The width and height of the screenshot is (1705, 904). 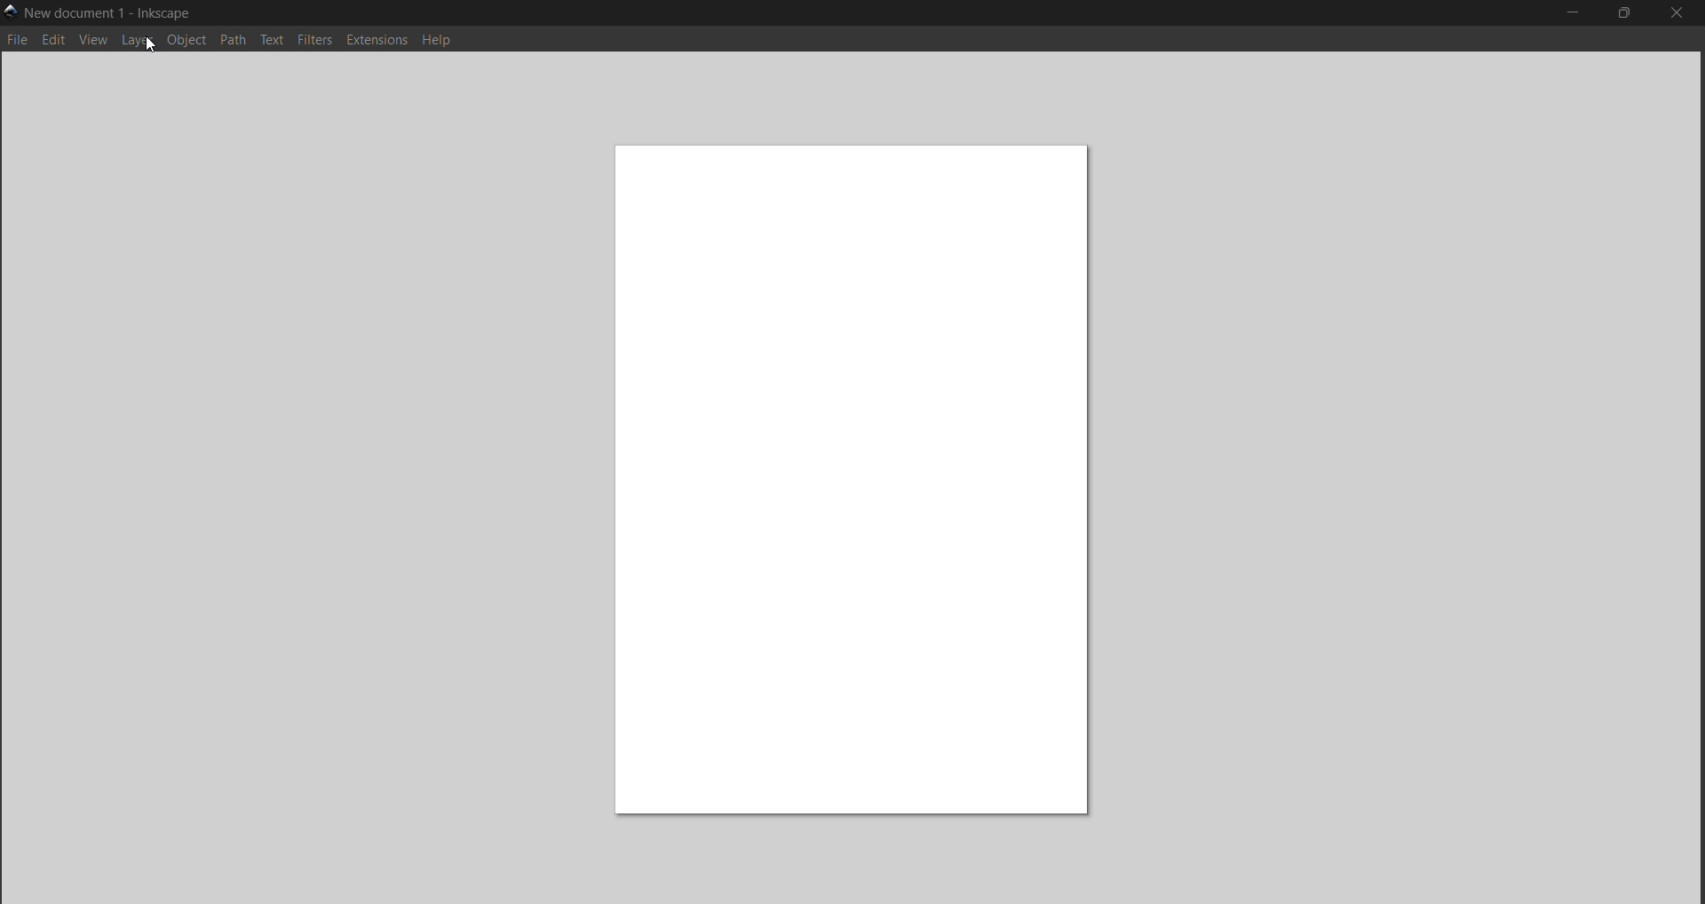 What do you see at coordinates (235, 41) in the screenshot?
I see `path` at bounding box center [235, 41].